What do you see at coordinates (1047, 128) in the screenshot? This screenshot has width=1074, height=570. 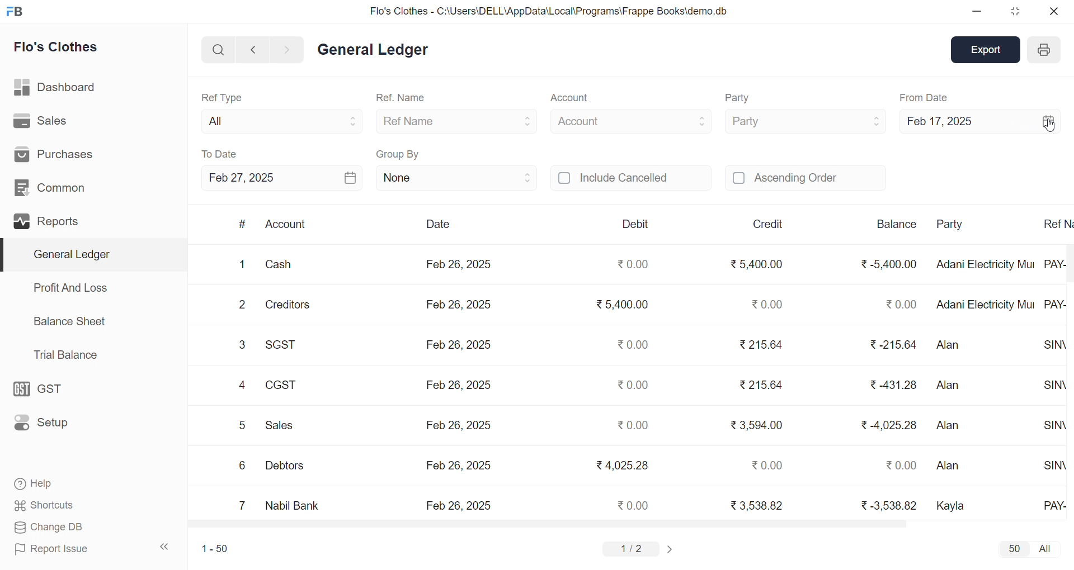 I see `CURSOR` at bounding box center [1047, 128].